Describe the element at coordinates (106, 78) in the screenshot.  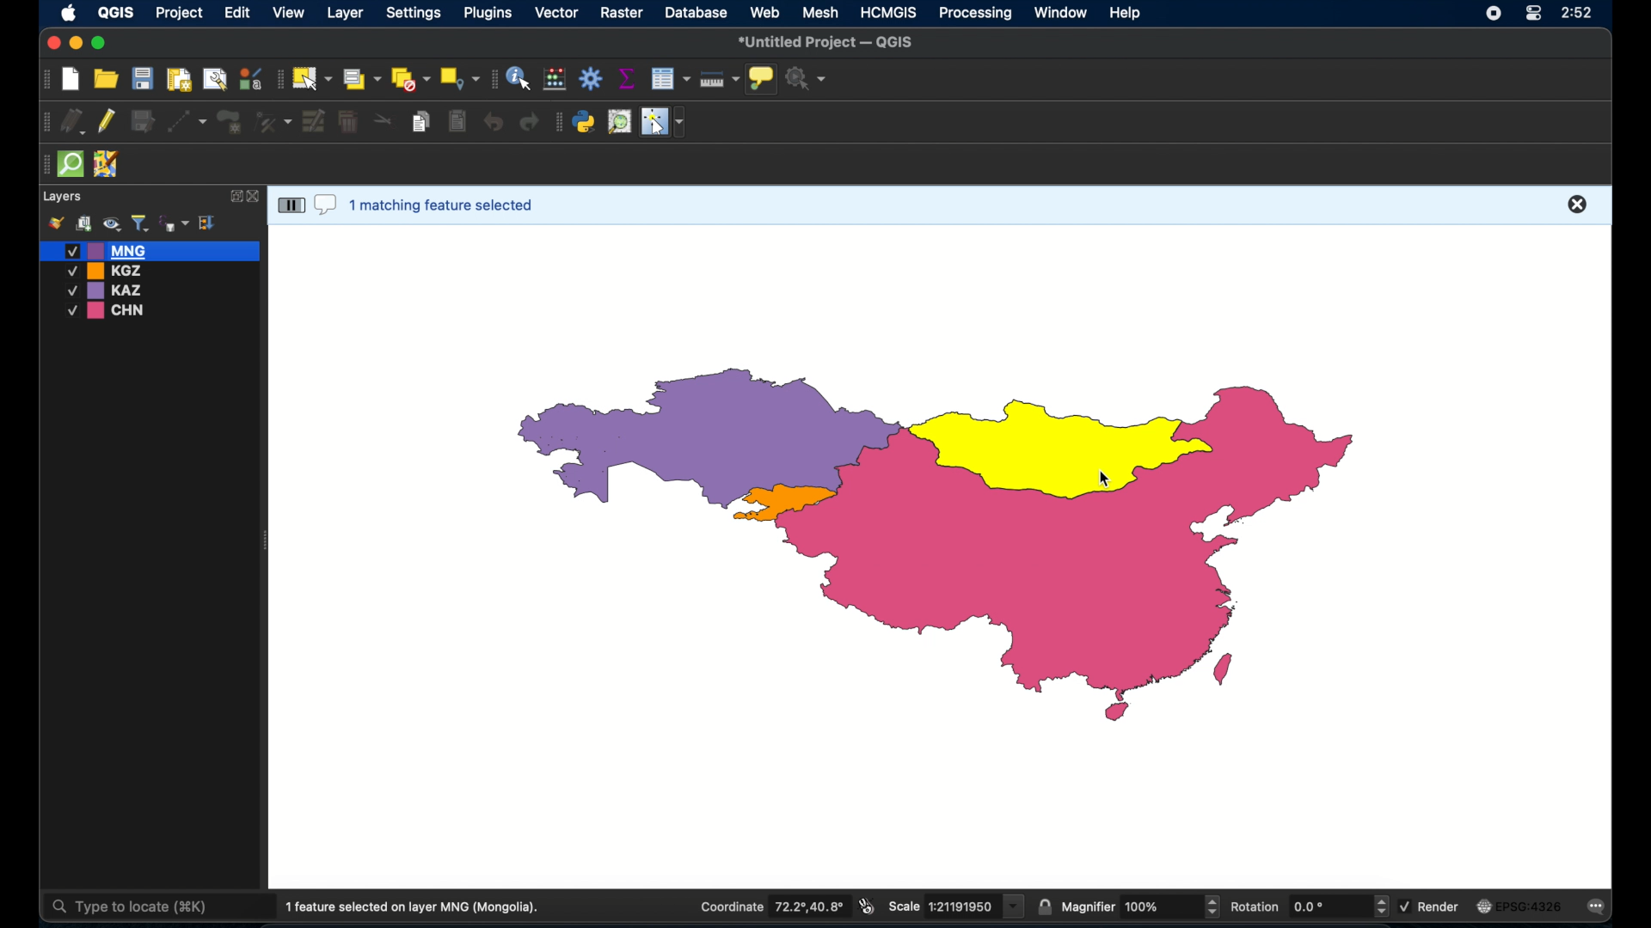
I see `open project` at that location.